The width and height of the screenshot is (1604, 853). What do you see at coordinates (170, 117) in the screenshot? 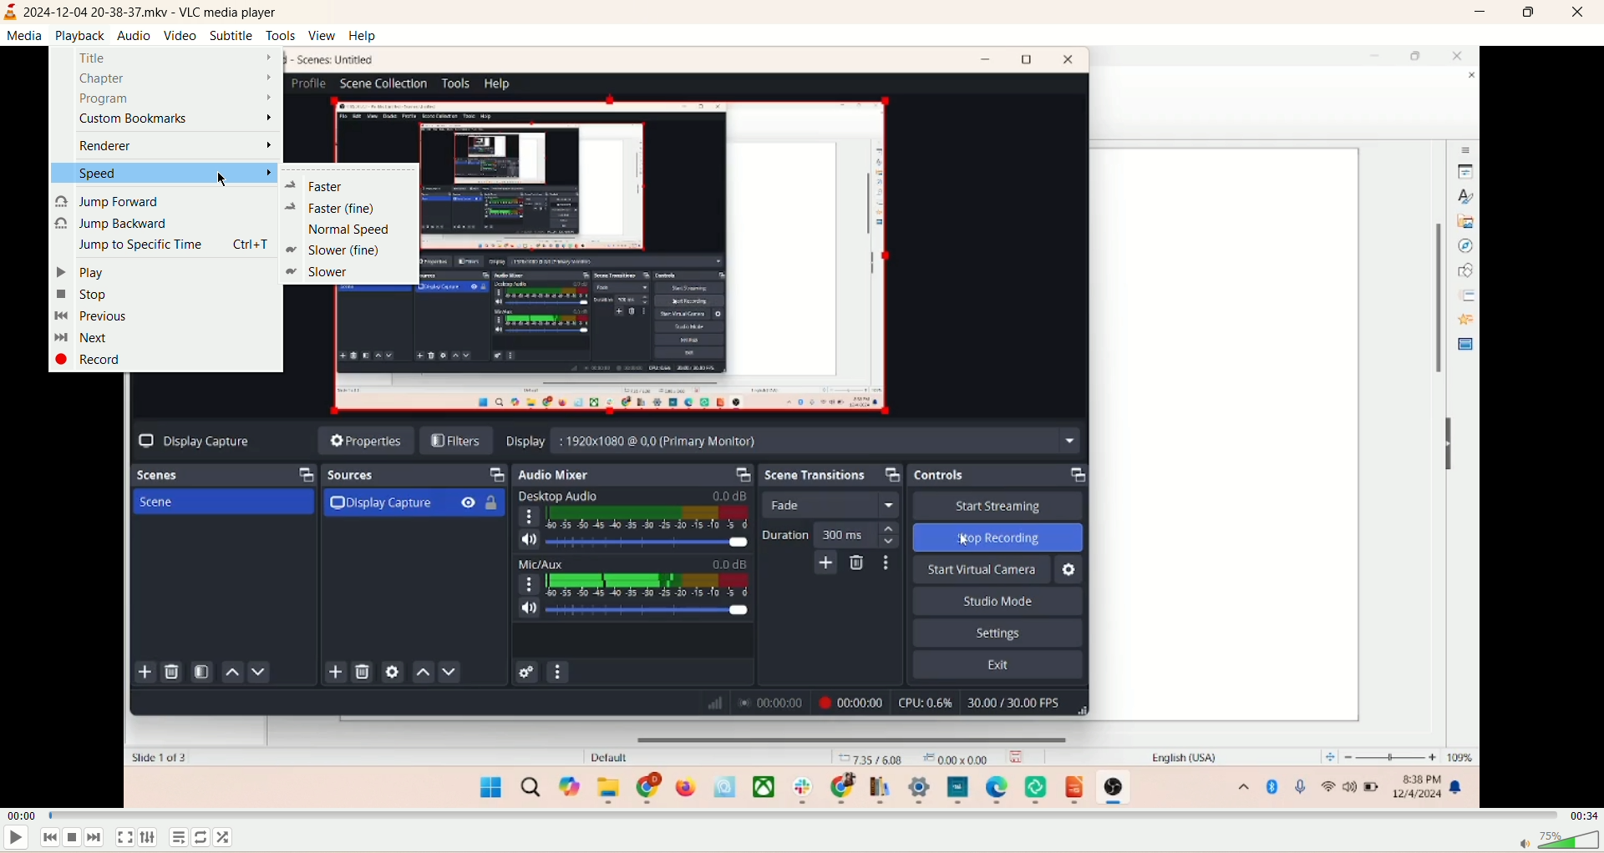
I see `custom bookmark` at bounding box center [170, 117].